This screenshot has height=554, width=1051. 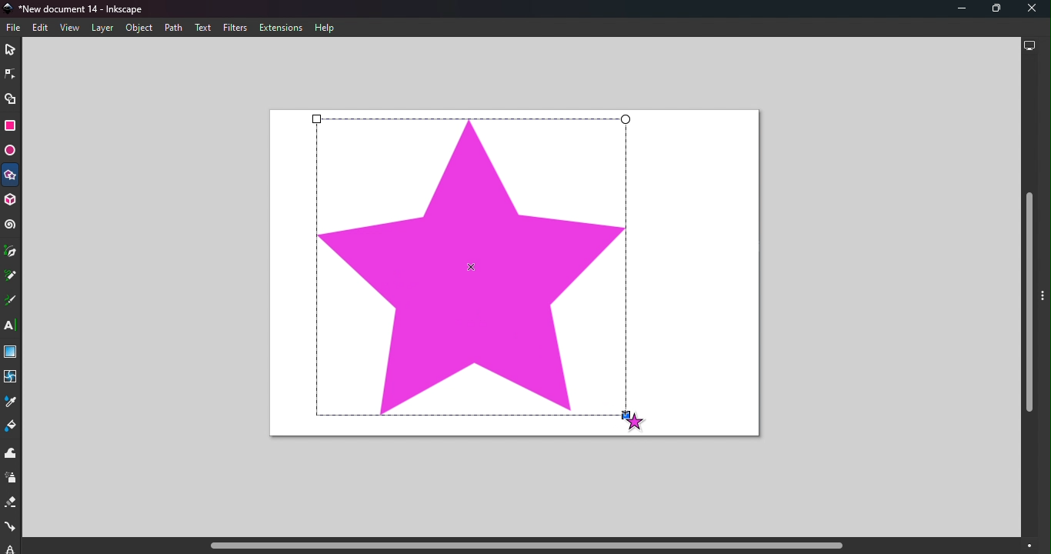 I want to click on Pen tool, so click(x=12, y=252).